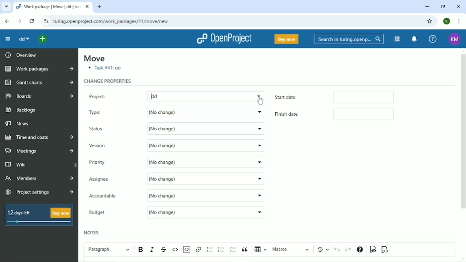  I want to click on Bold, so click(142, 250).